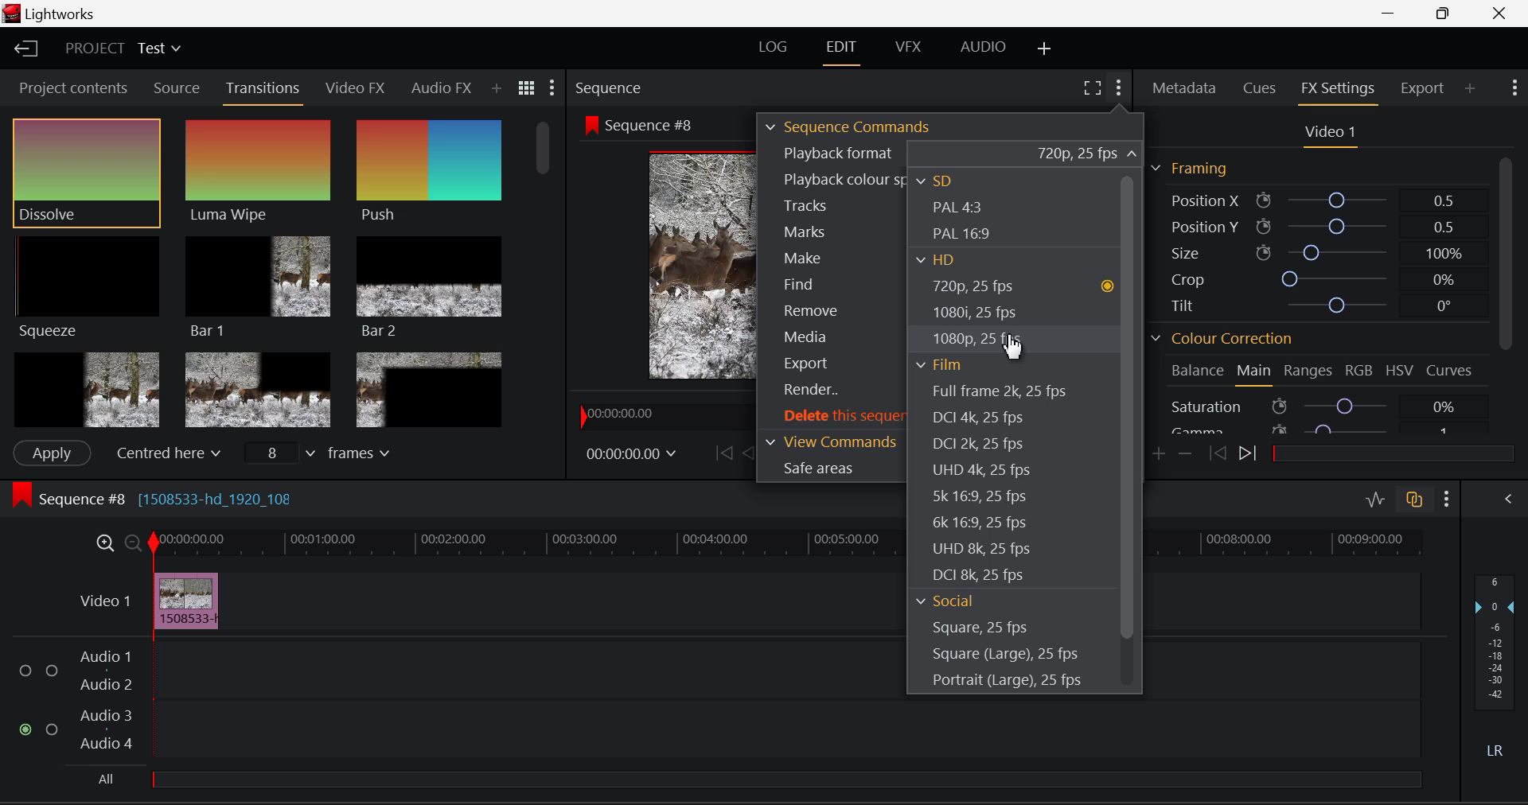  Describe the element at coordinates (427, 172) in the screenshot. I see `Push` at that location.